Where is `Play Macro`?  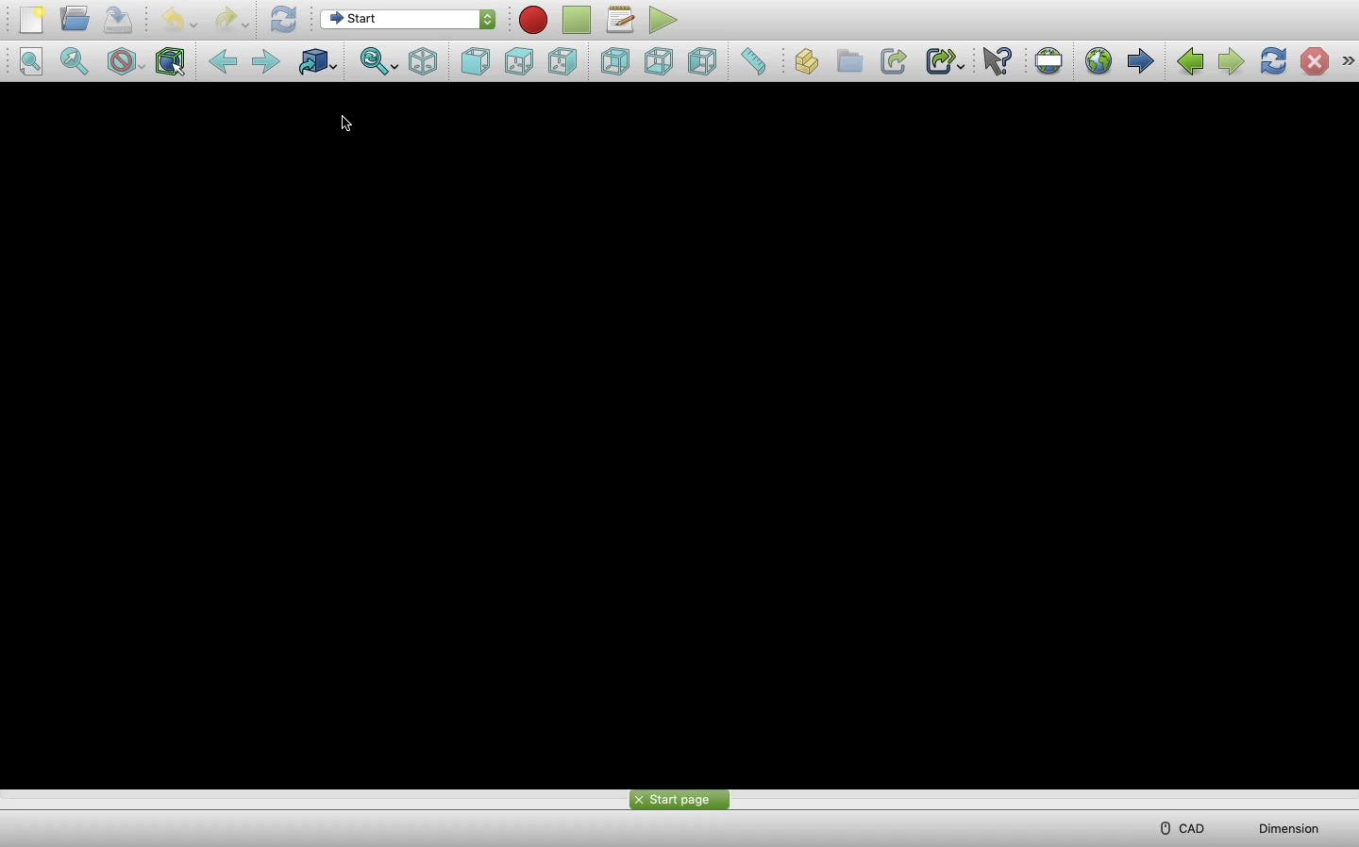
Play Macro is located at coordinates (663, 21).